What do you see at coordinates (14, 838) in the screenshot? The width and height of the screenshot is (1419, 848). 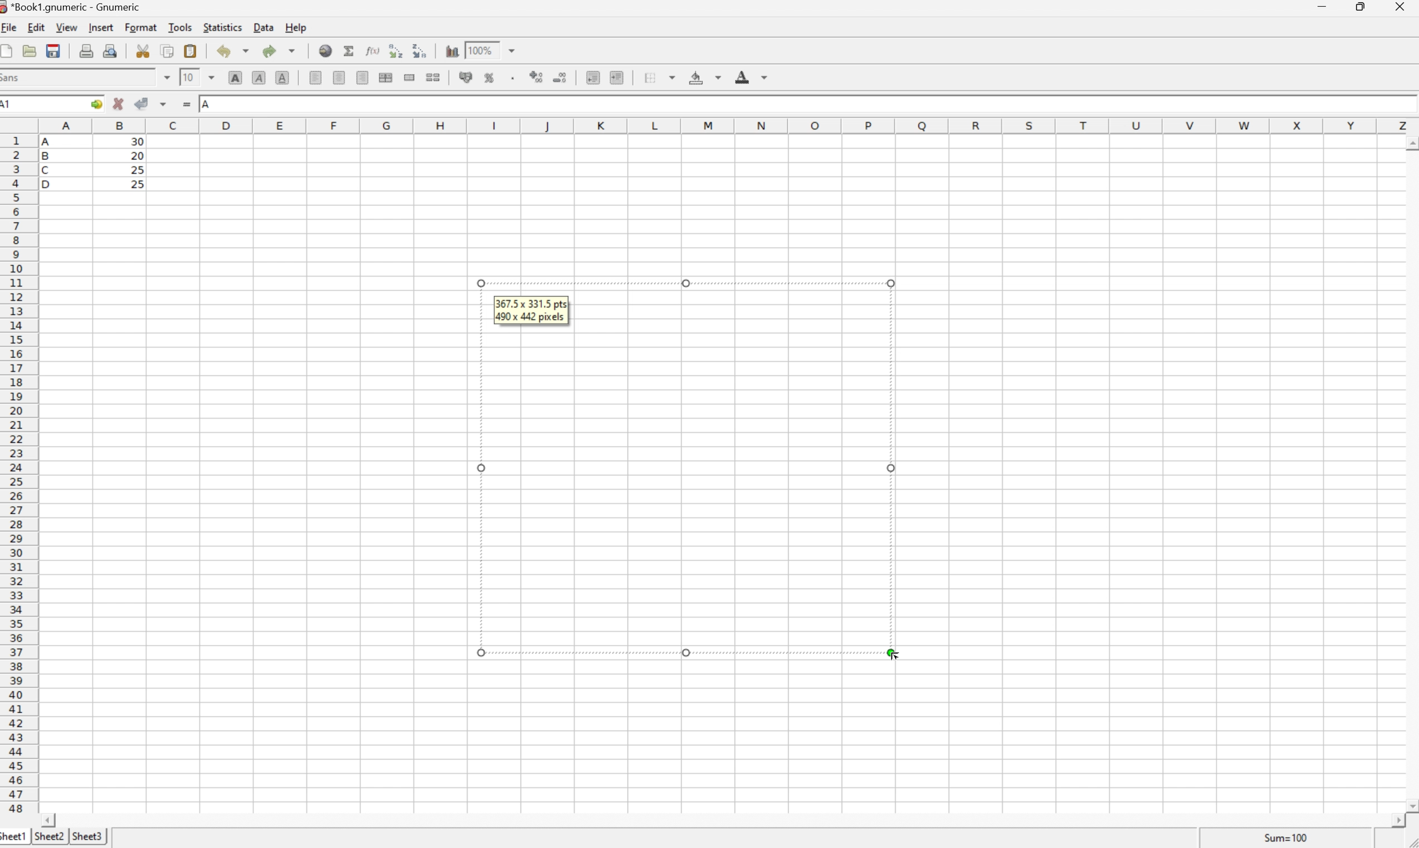 I see `Sheet1` at bounding box center [14, 838].